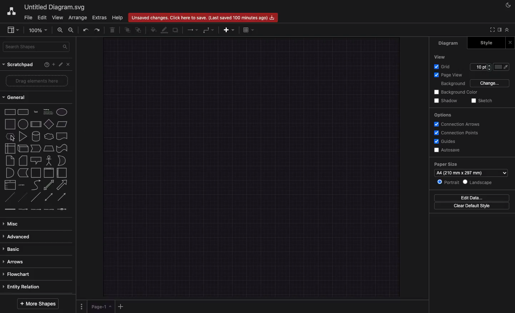 This screenshot has width=515, height=313. What do you see at coordinates (499, 30) in the screenshot?
I see `Sidebar` at bounding box center [499, 30].